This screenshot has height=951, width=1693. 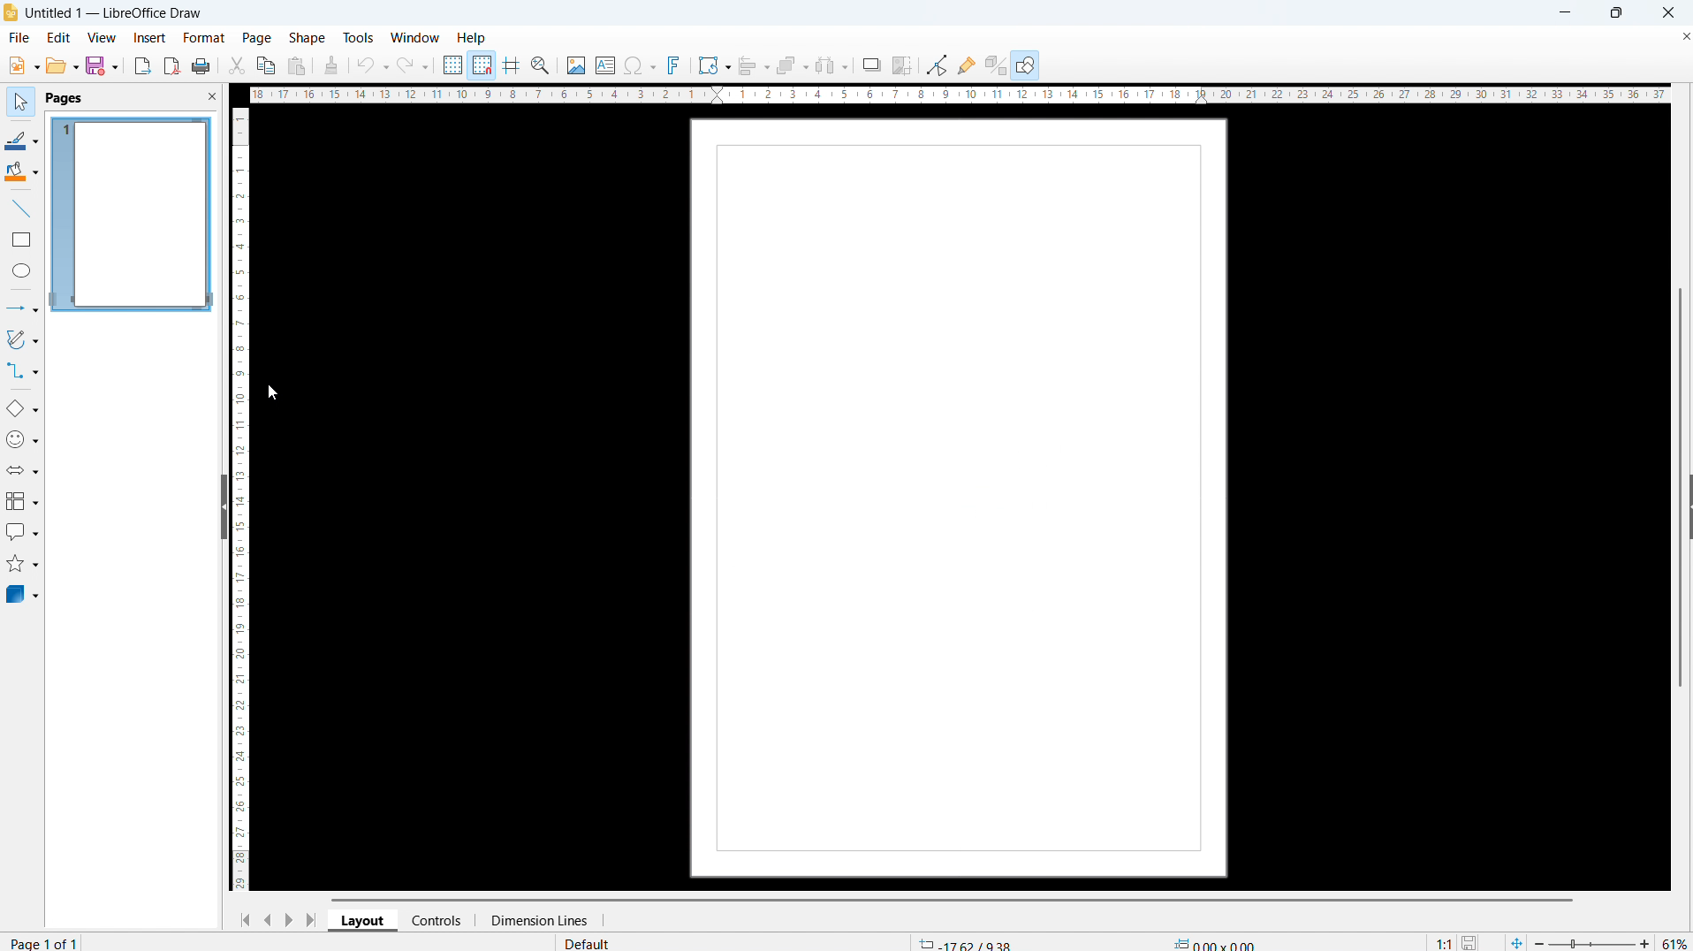 I want to click on save, so click(x=102, y=66).